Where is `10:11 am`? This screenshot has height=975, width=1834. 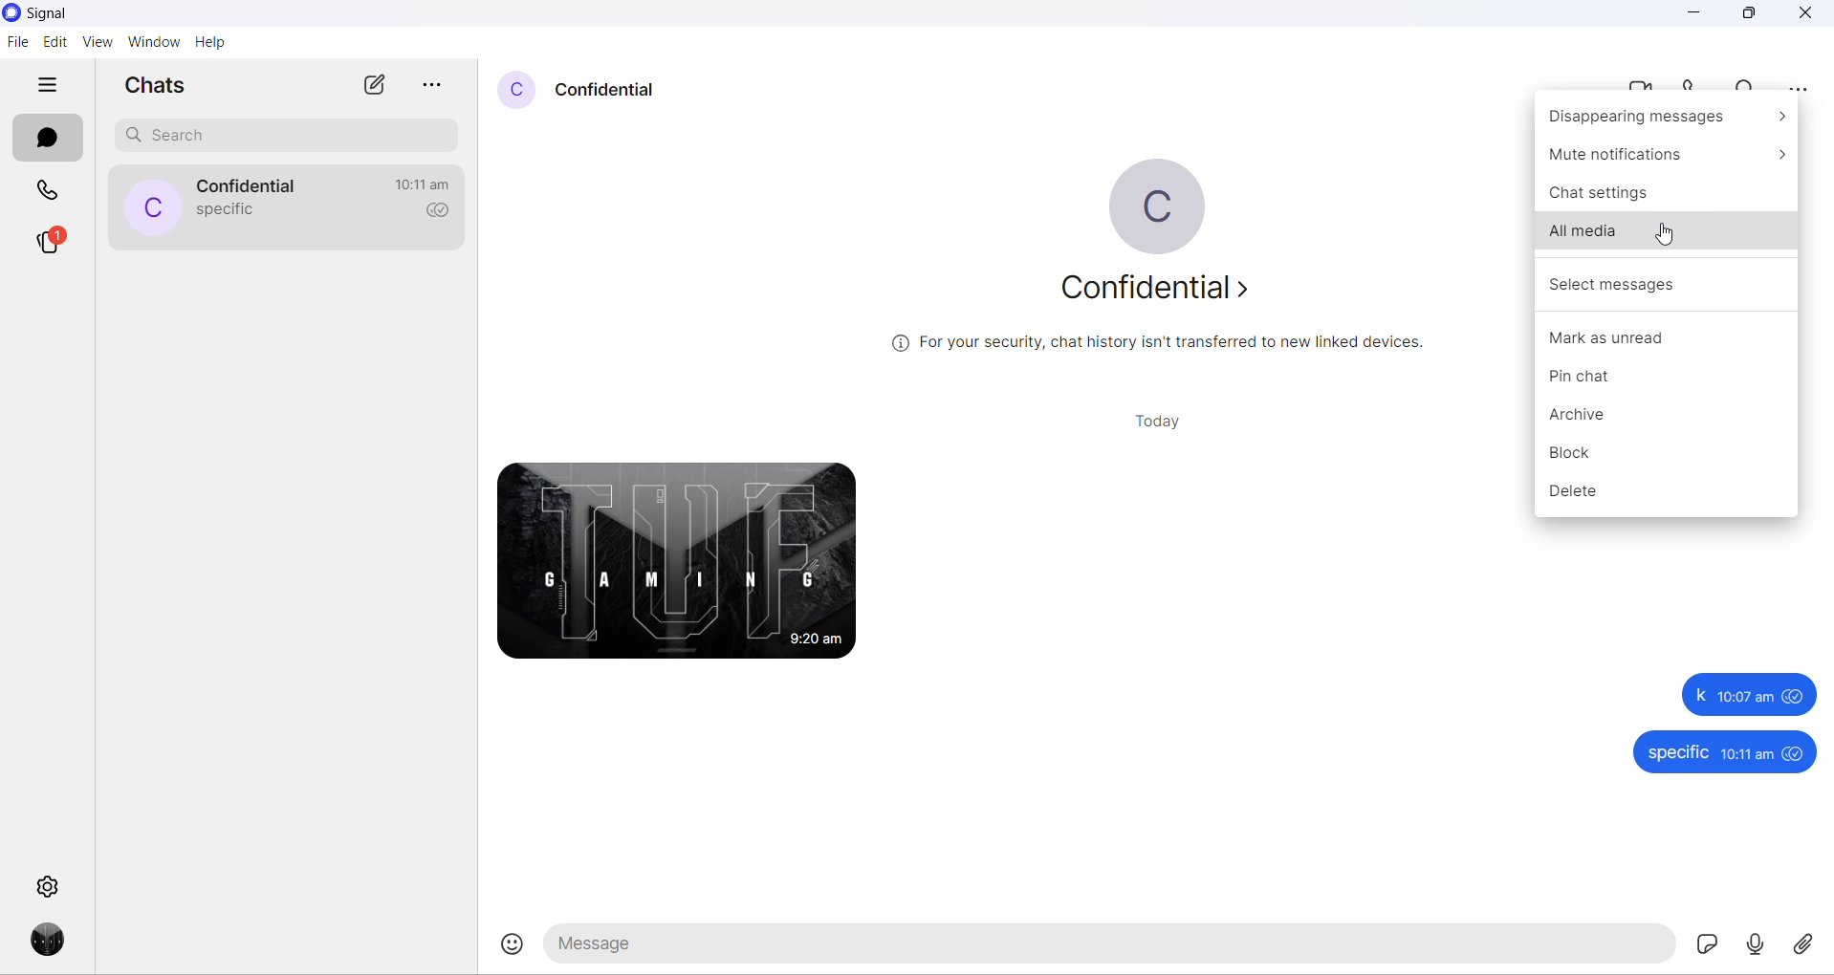 10:11 am is located at coordinates (1747, 753).